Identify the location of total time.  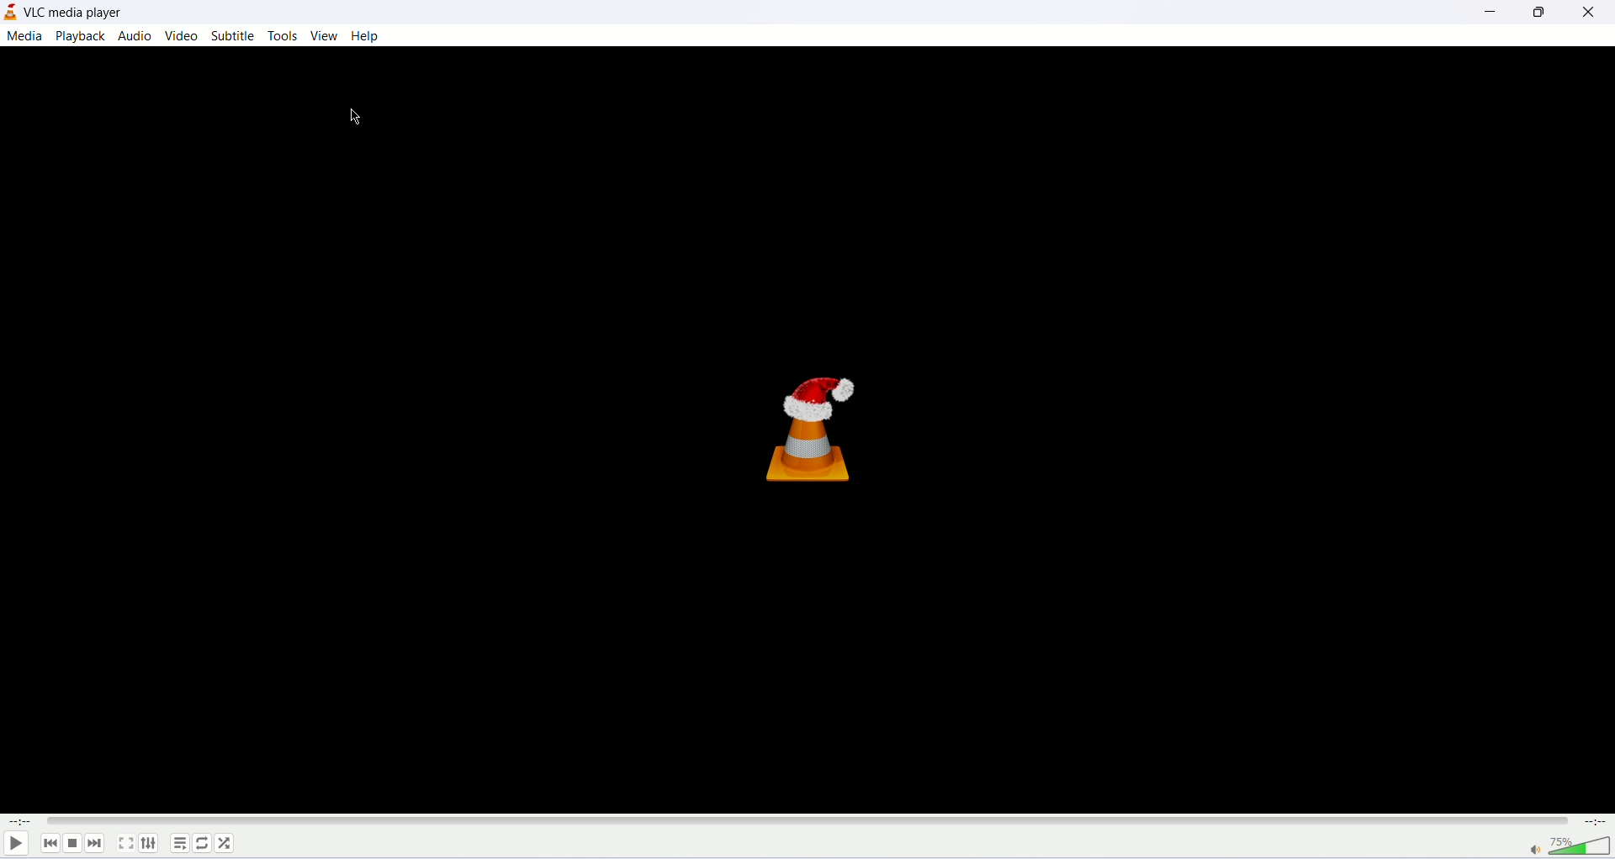
(1598, 823).